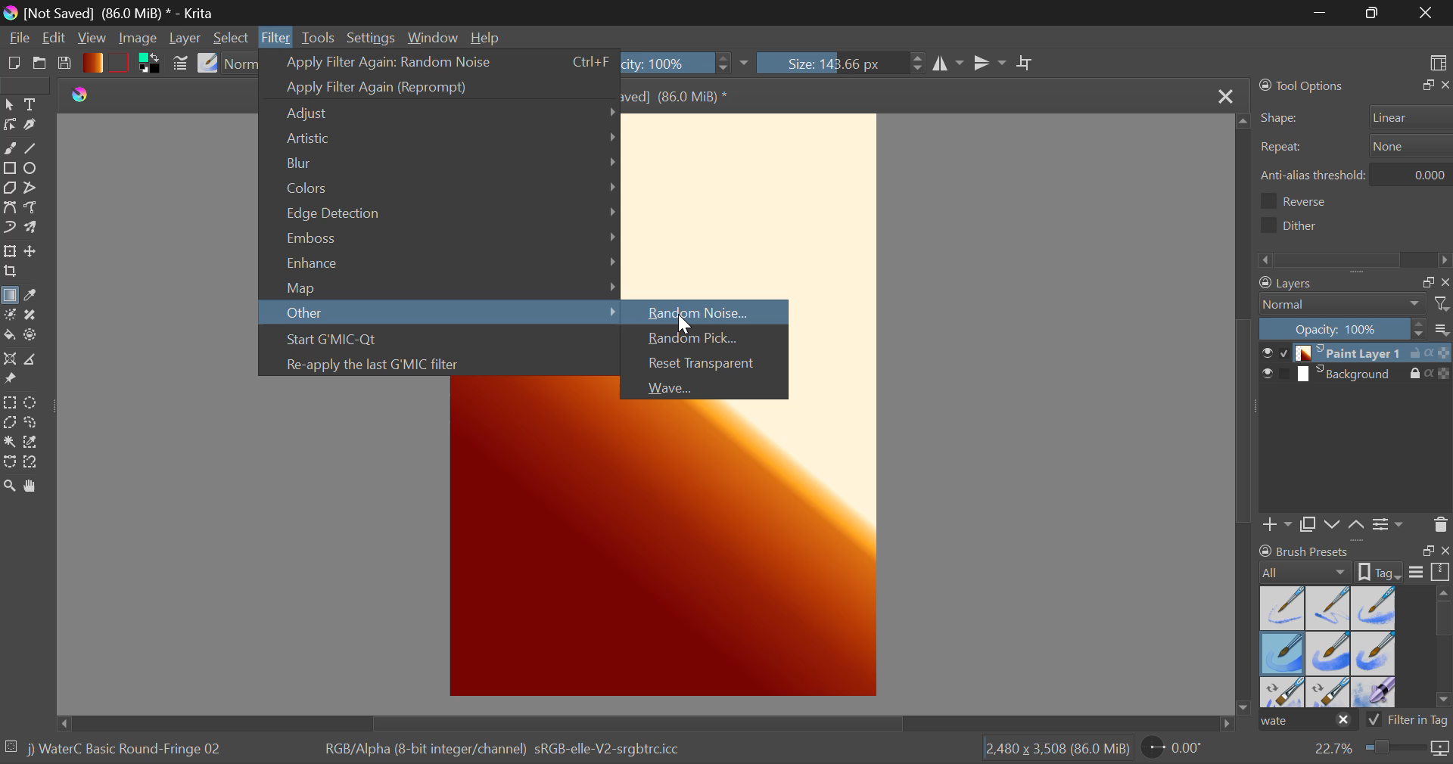  I want to click on normal, so click(1343, 304).